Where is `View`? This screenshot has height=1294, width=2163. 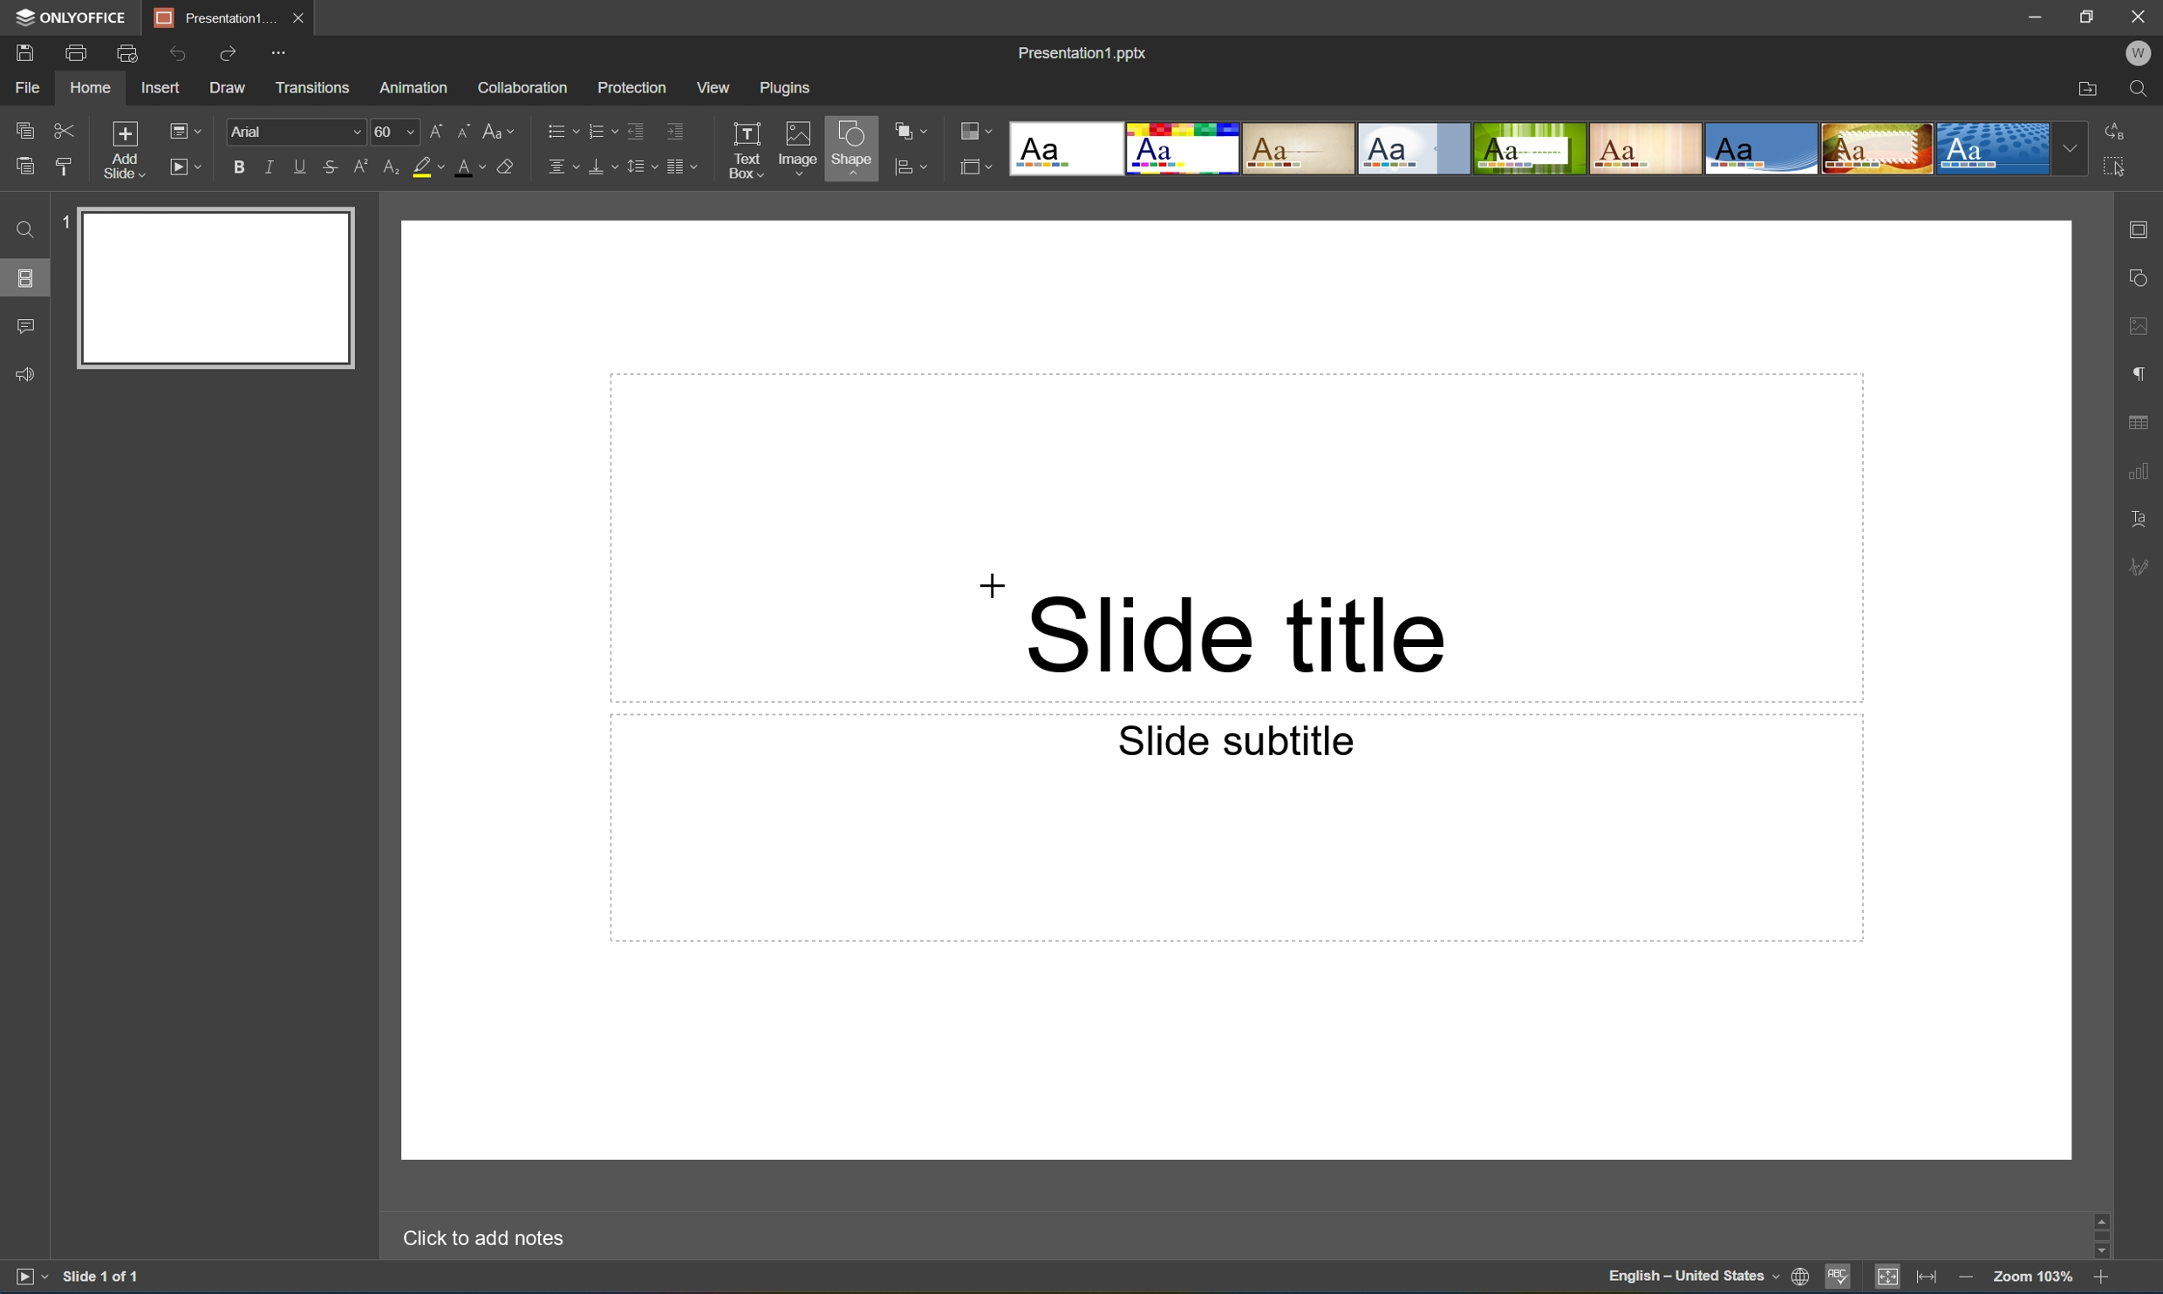 View is located at coordinates (711, 85).